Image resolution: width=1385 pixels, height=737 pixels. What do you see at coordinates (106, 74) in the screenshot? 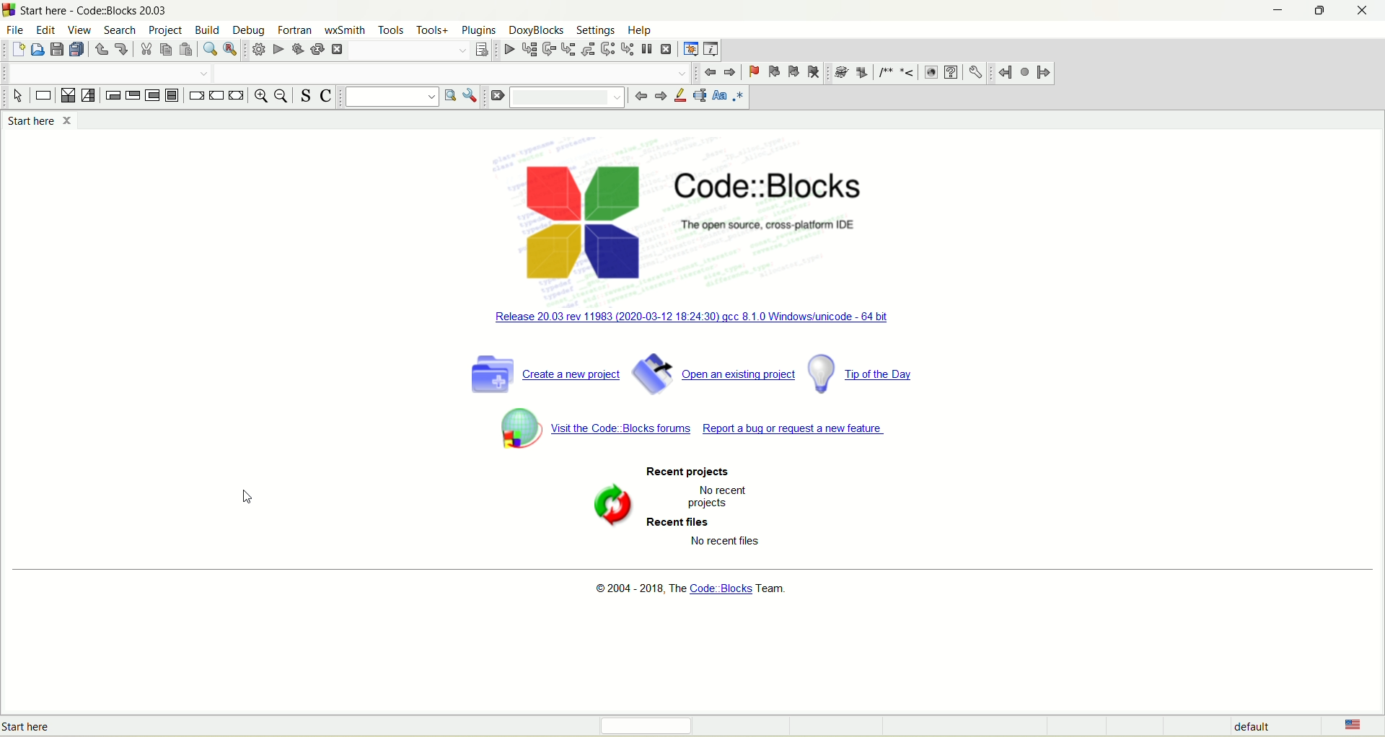
I see `blank space` at bounding box center [106, 74].